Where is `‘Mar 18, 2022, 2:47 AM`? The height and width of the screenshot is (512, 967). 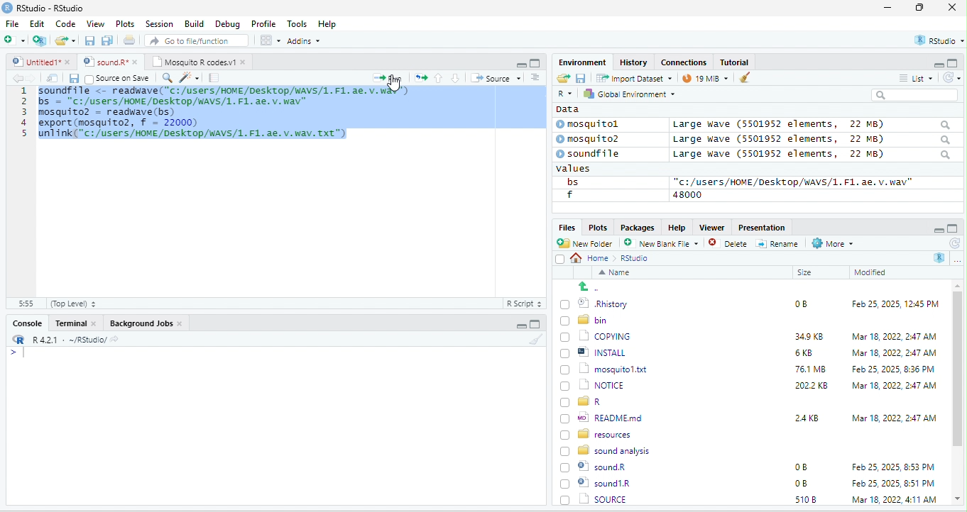
‘Mar 18, 2022, 2:47 AM is located at coordinates (893, 386).